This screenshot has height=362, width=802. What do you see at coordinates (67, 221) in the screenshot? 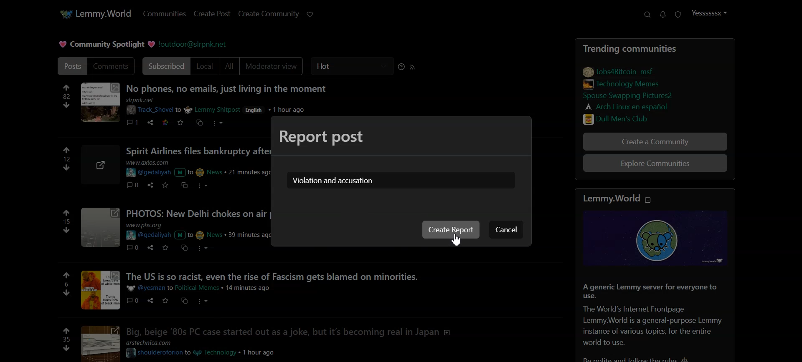
I see `numbers` at bounding box center [67, 221].